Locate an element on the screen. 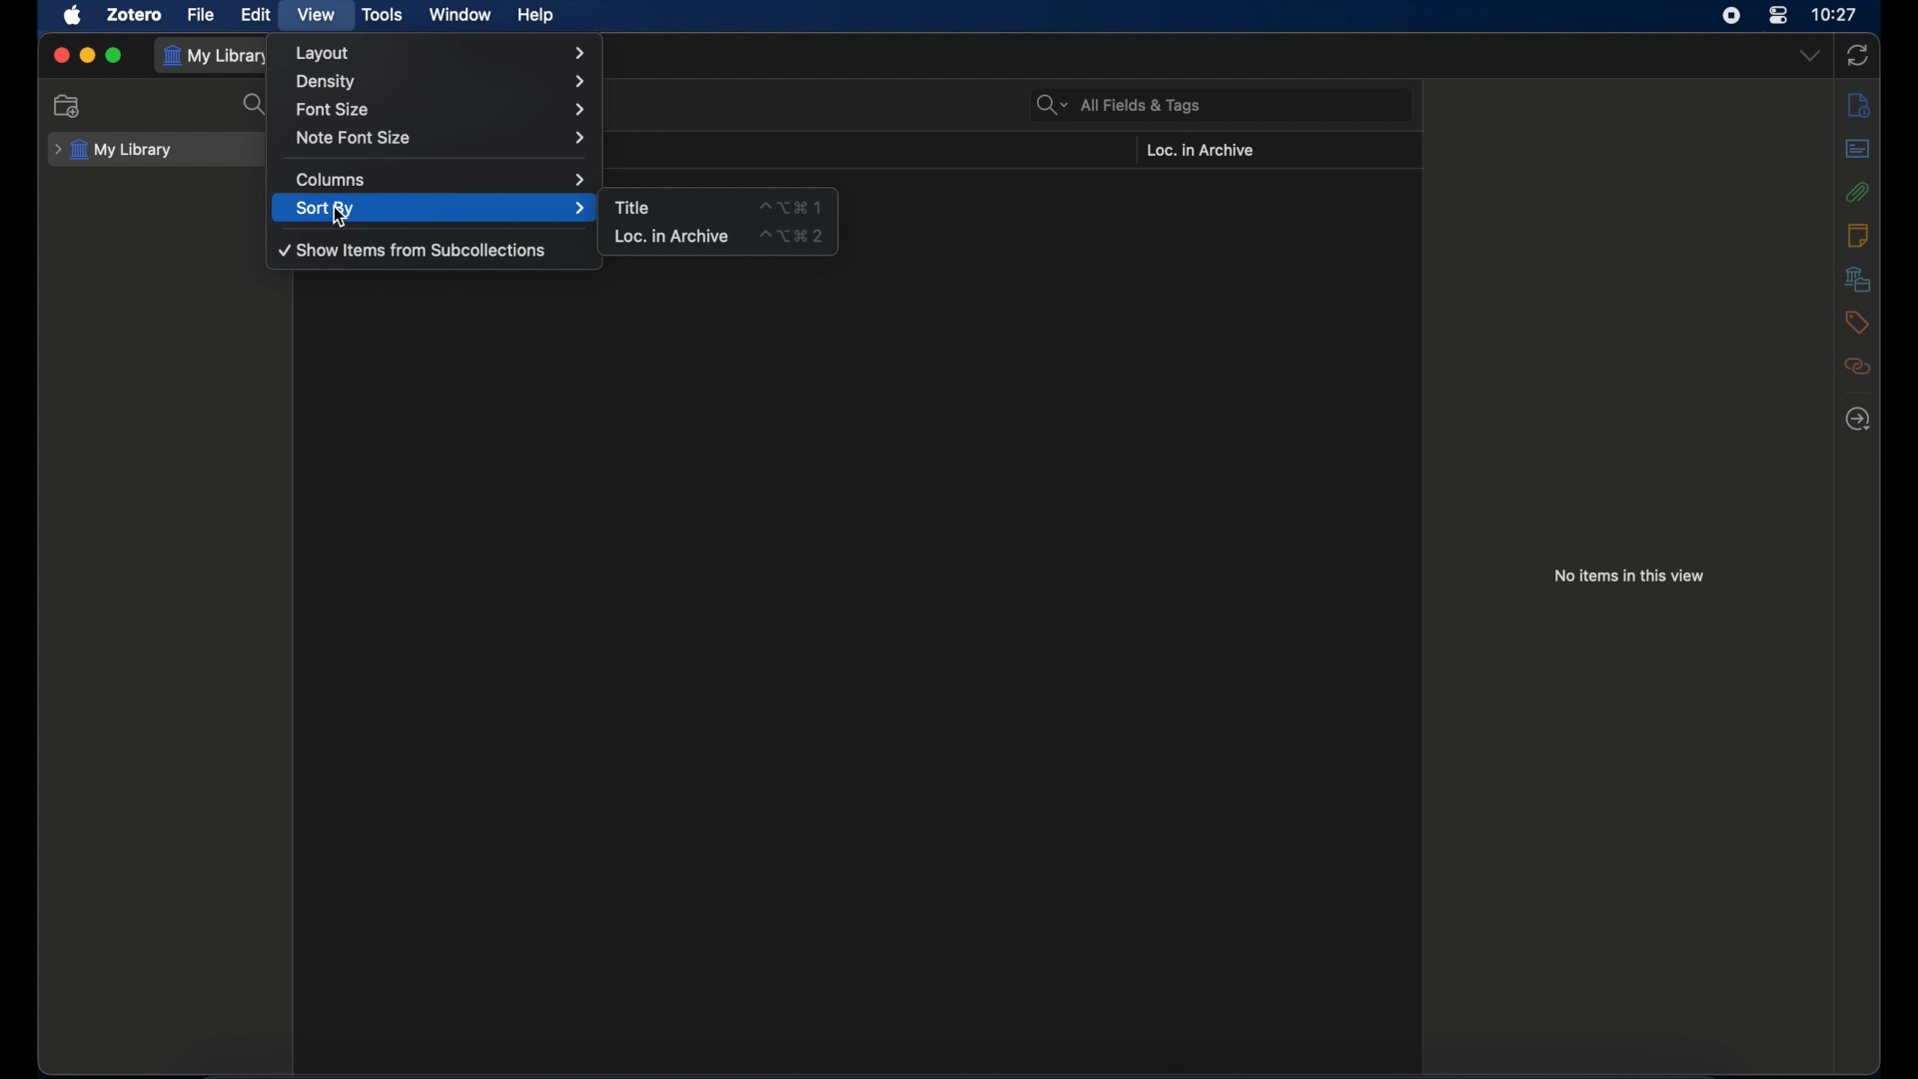  window is located at coordinates (462, 15).